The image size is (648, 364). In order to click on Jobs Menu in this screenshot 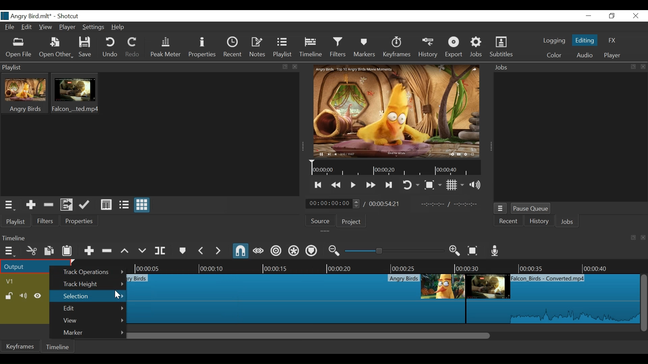, I will do `click(501, 208)`.